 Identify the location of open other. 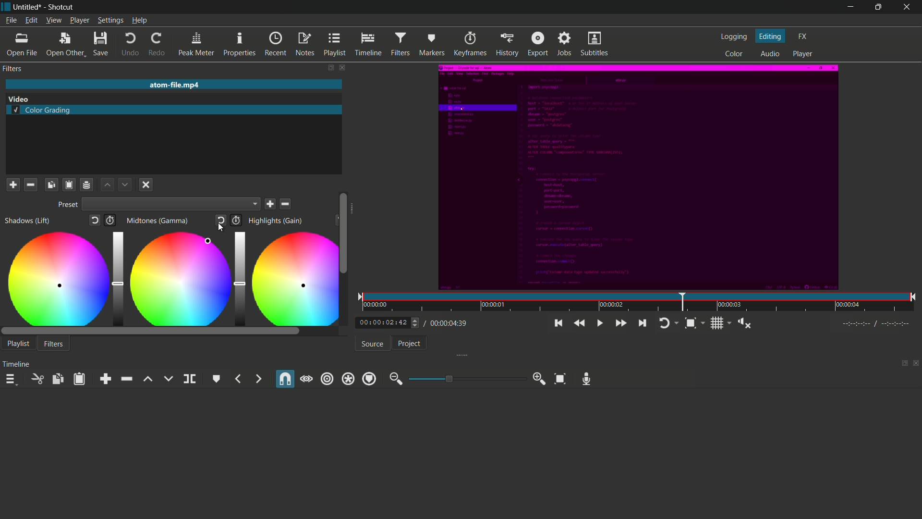
(65, 46).